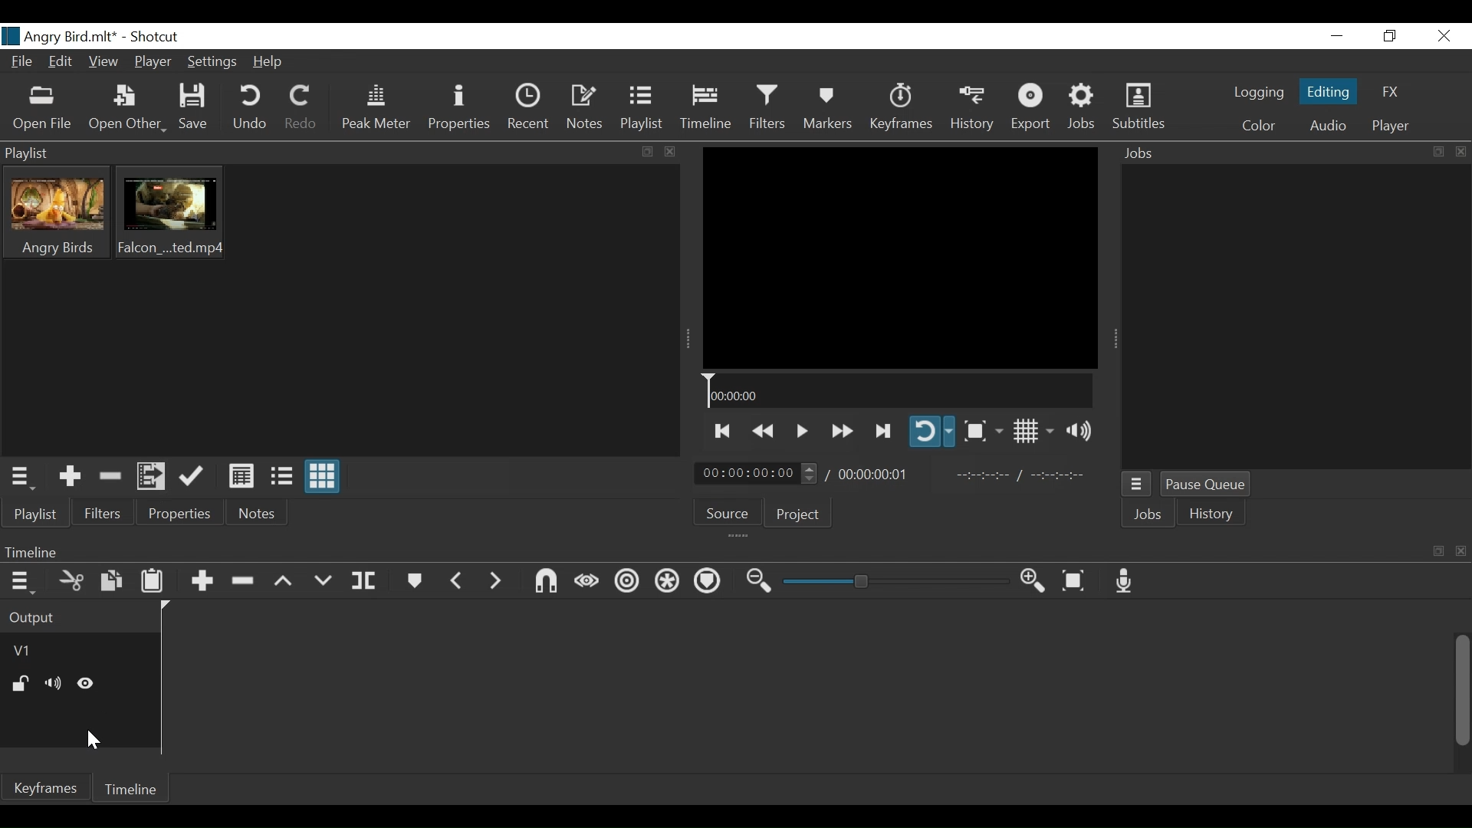 This screenshot has width=1472, height=828. What do you see at coordinates (323, 478) in the screenshot?
I see `View as icons` at bounding box center [323, 478].